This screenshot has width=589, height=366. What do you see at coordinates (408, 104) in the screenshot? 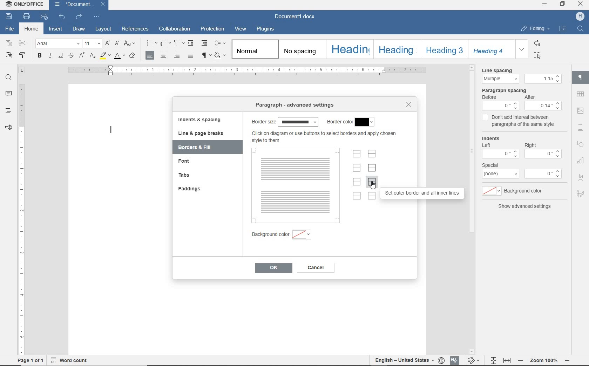
I see `close` at bounding box center [408, 104].